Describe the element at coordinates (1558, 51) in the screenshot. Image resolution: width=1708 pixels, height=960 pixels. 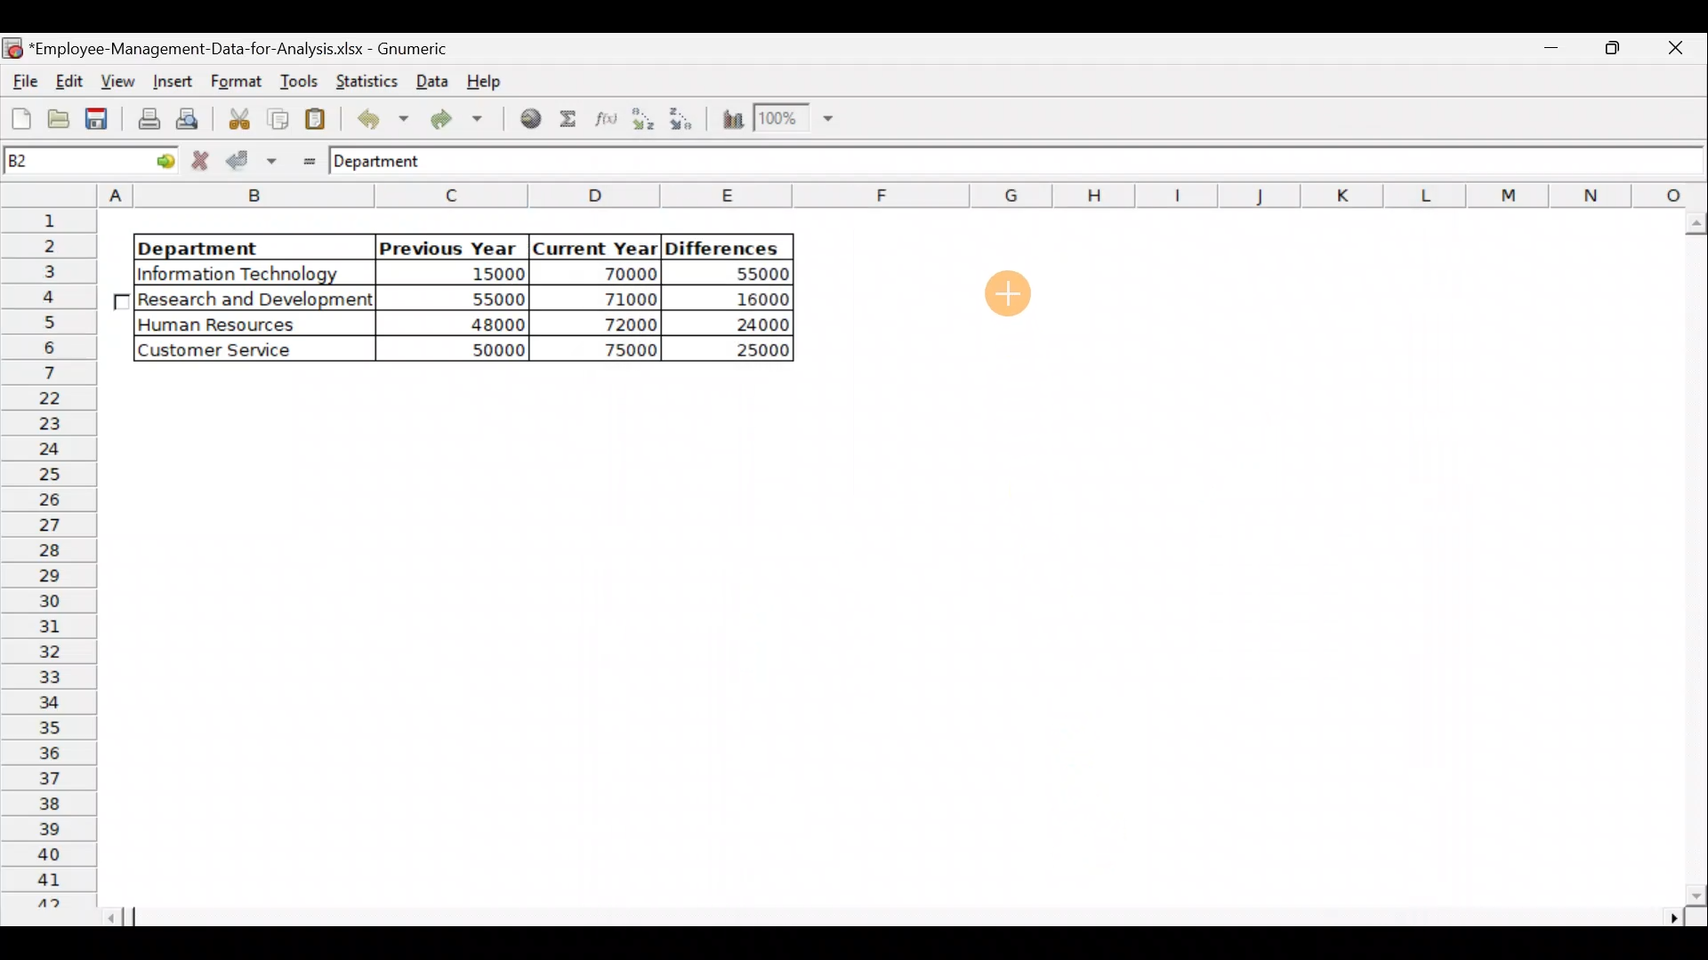
I see `Maximize` at that location.